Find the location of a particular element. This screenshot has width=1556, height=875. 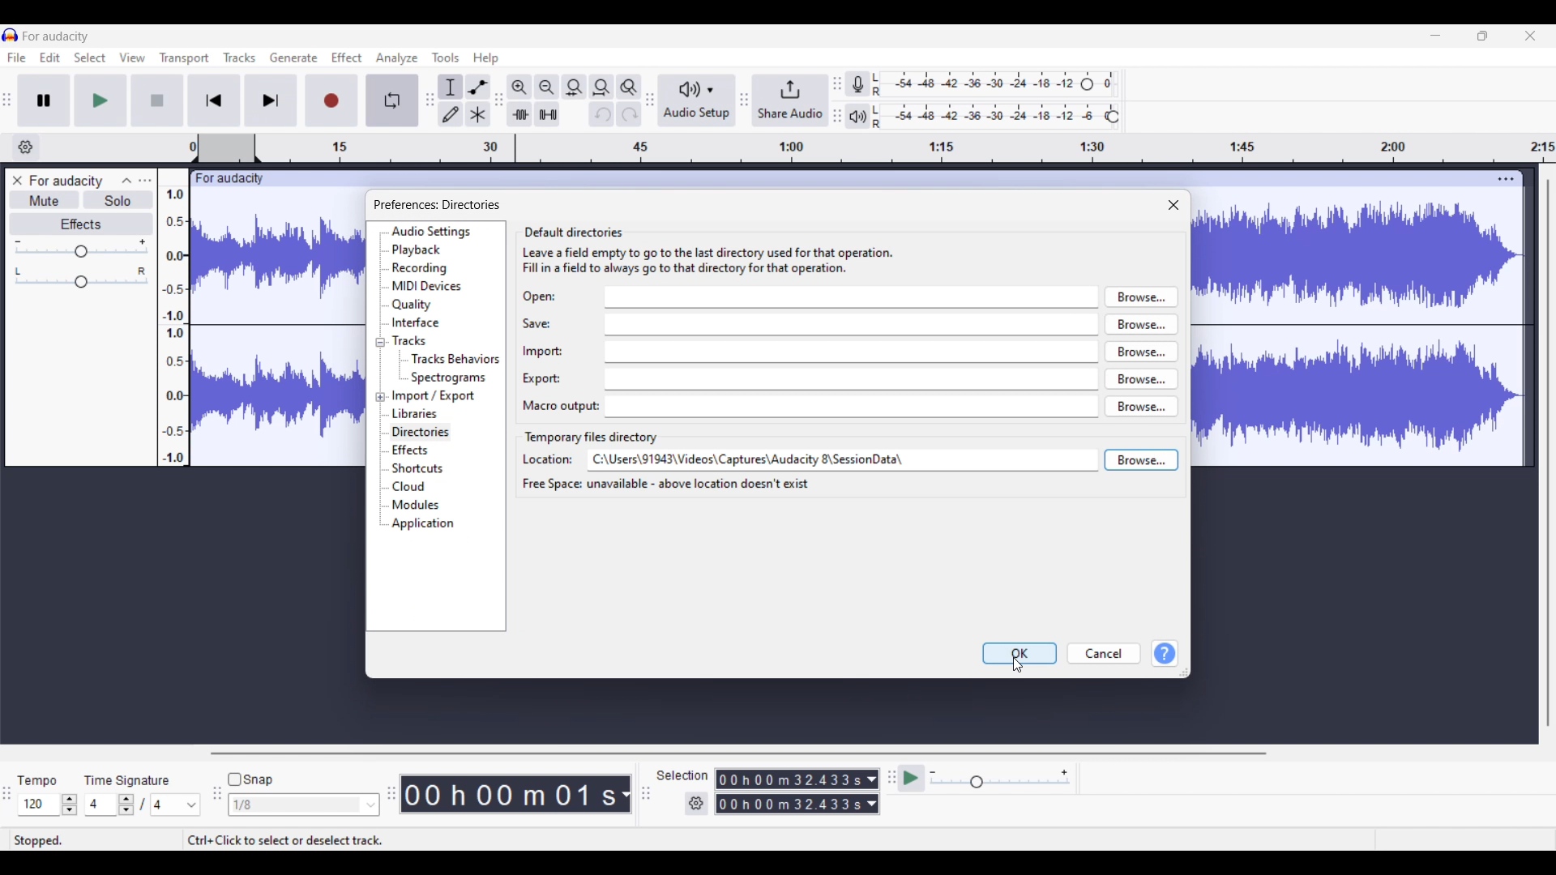

Snap options is located at coordinates (303, 805).